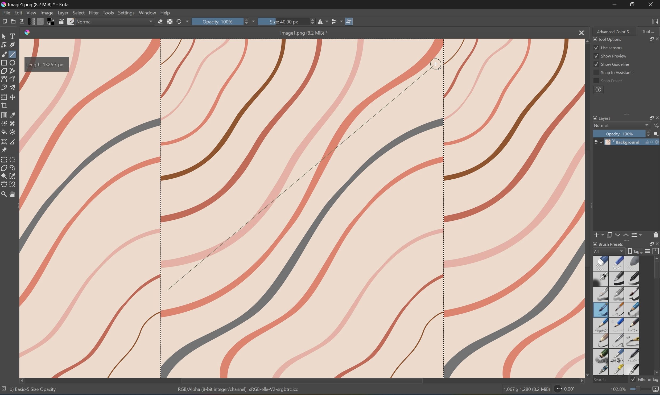  Describe the element at coordinates (656, 244) in the screenshot. I see `Close` at that location.